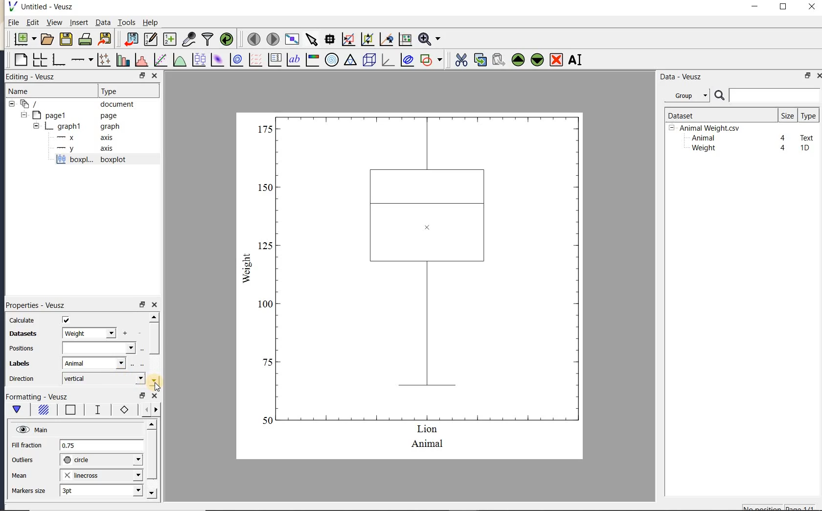  I want to click on 4, so click(783, 148).